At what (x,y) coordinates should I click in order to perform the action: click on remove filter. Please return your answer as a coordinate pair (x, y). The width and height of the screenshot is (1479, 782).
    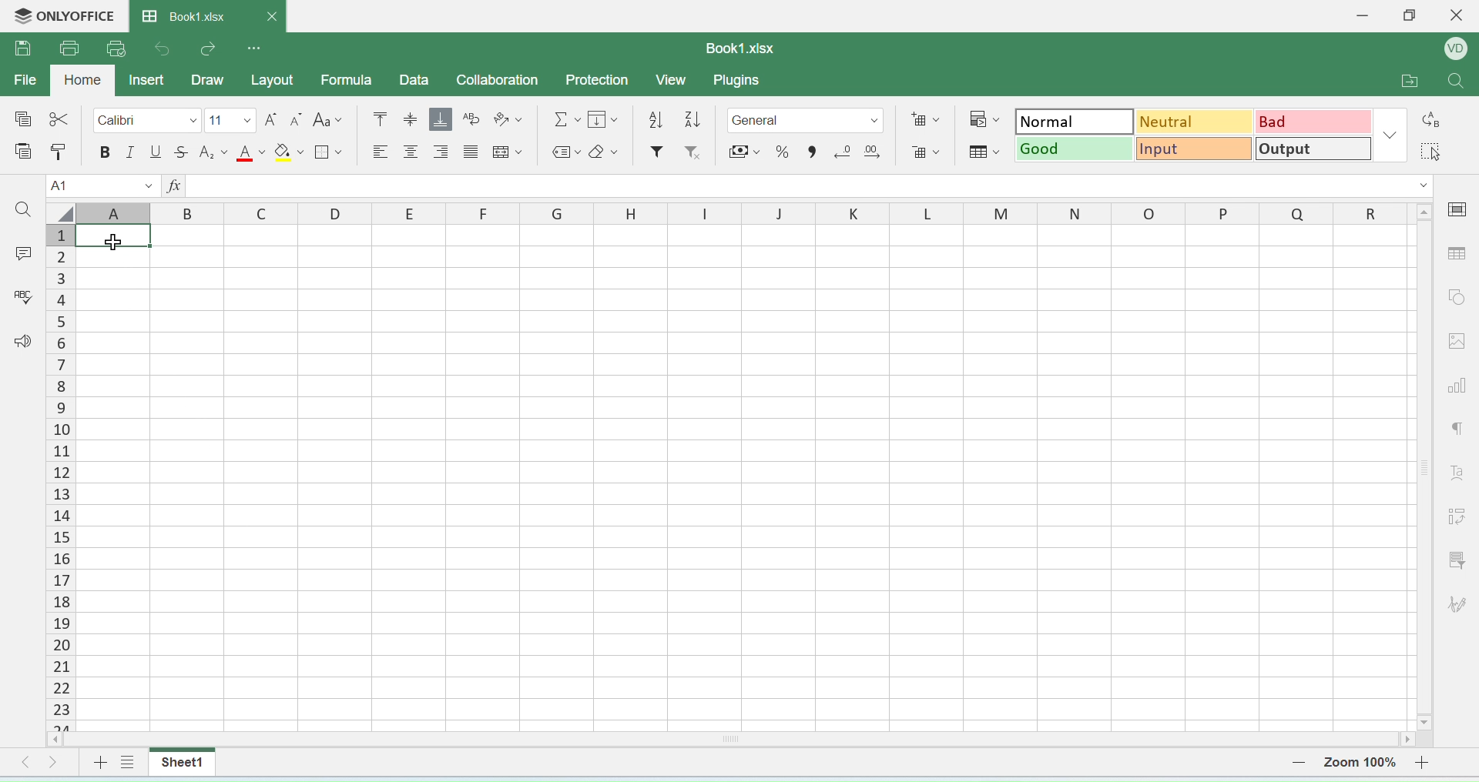
    Looking at the image, I should click on (695, 151).